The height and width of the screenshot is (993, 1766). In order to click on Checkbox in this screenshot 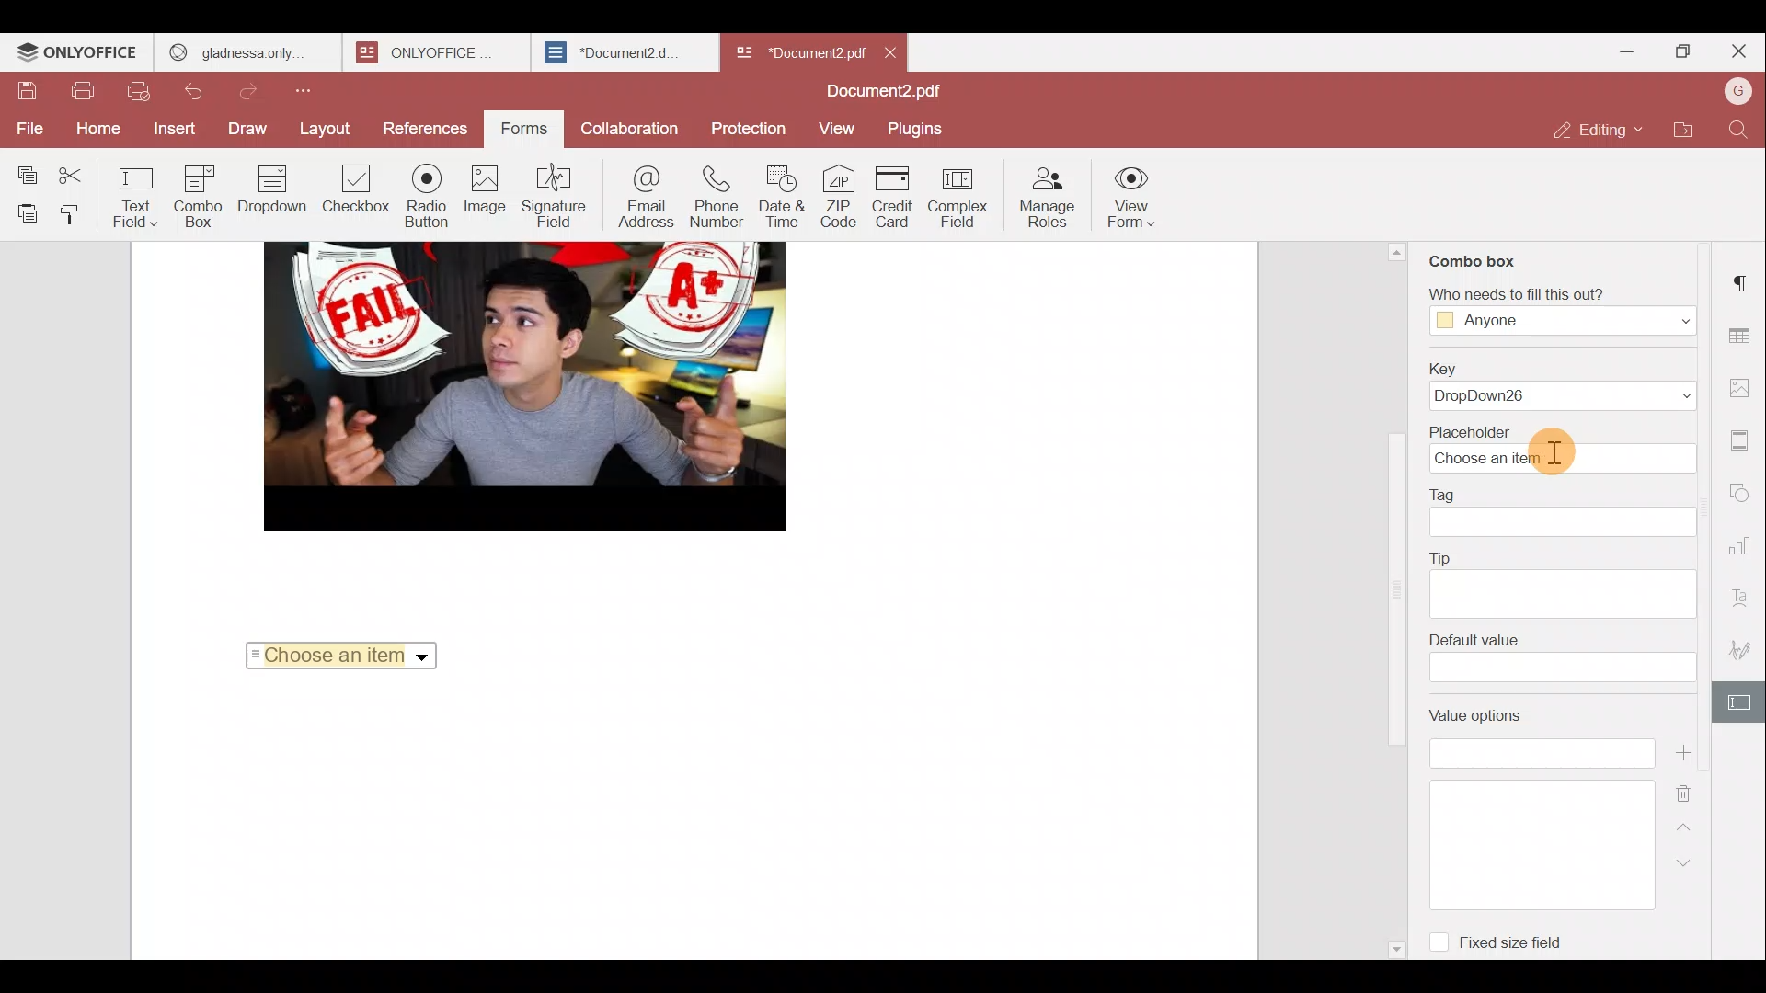, I will do `click(352, 191)`.